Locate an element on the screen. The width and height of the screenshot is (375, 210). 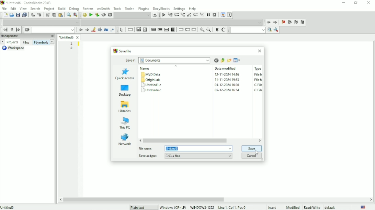
Prev is located at coordinates (80, 30).